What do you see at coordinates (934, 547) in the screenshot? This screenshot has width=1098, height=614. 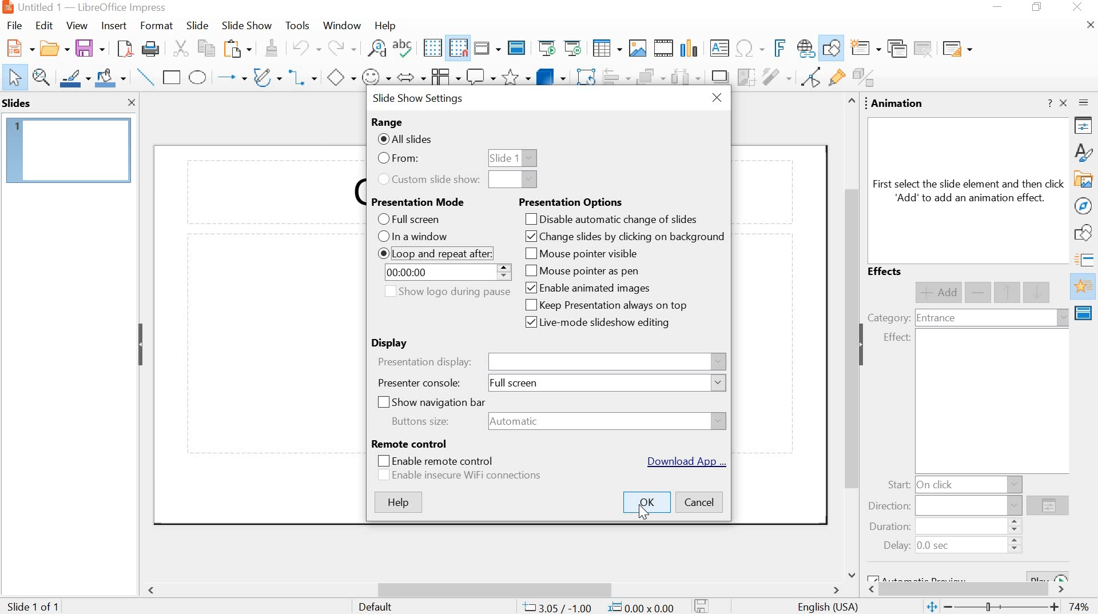 I see `0.0 sec` at bounding box center [934, 547].